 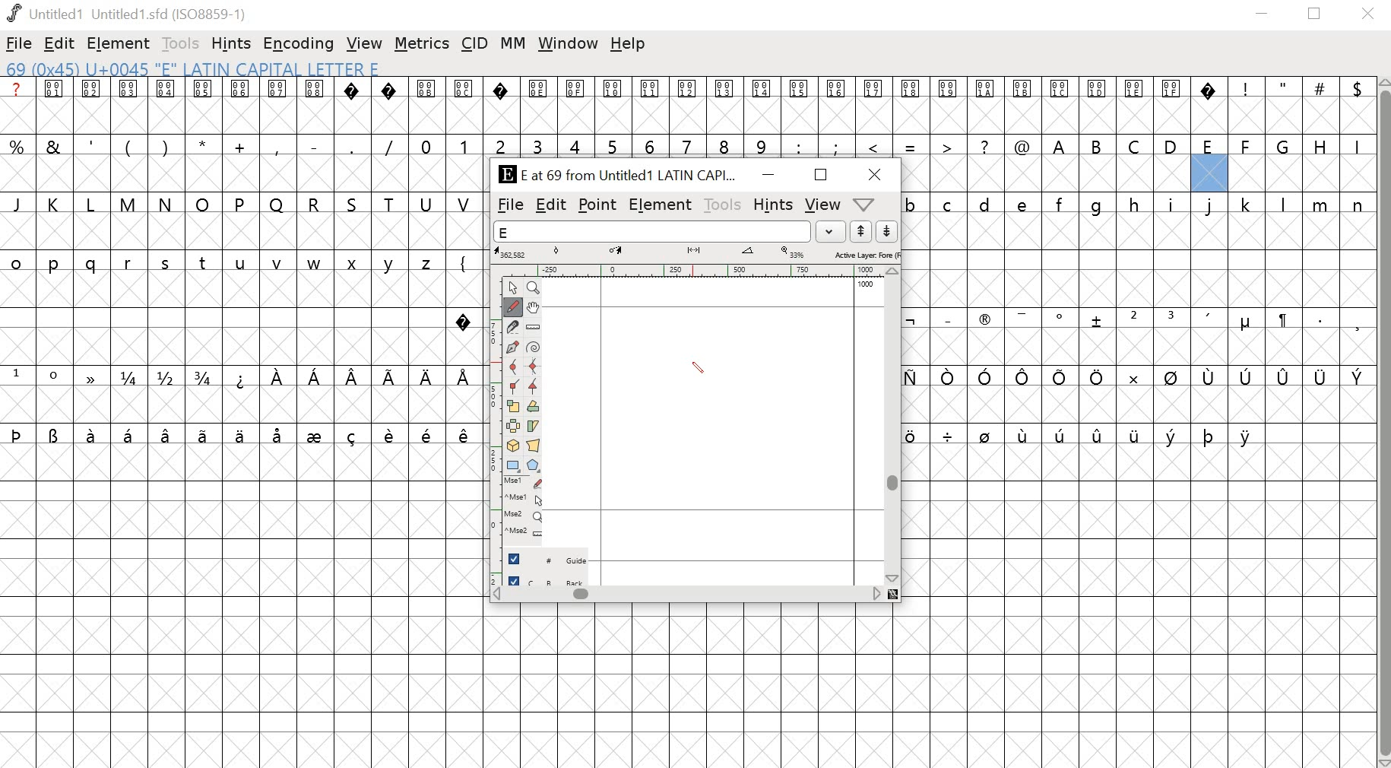 I want to click on Curve, so click(x=514, y=367).